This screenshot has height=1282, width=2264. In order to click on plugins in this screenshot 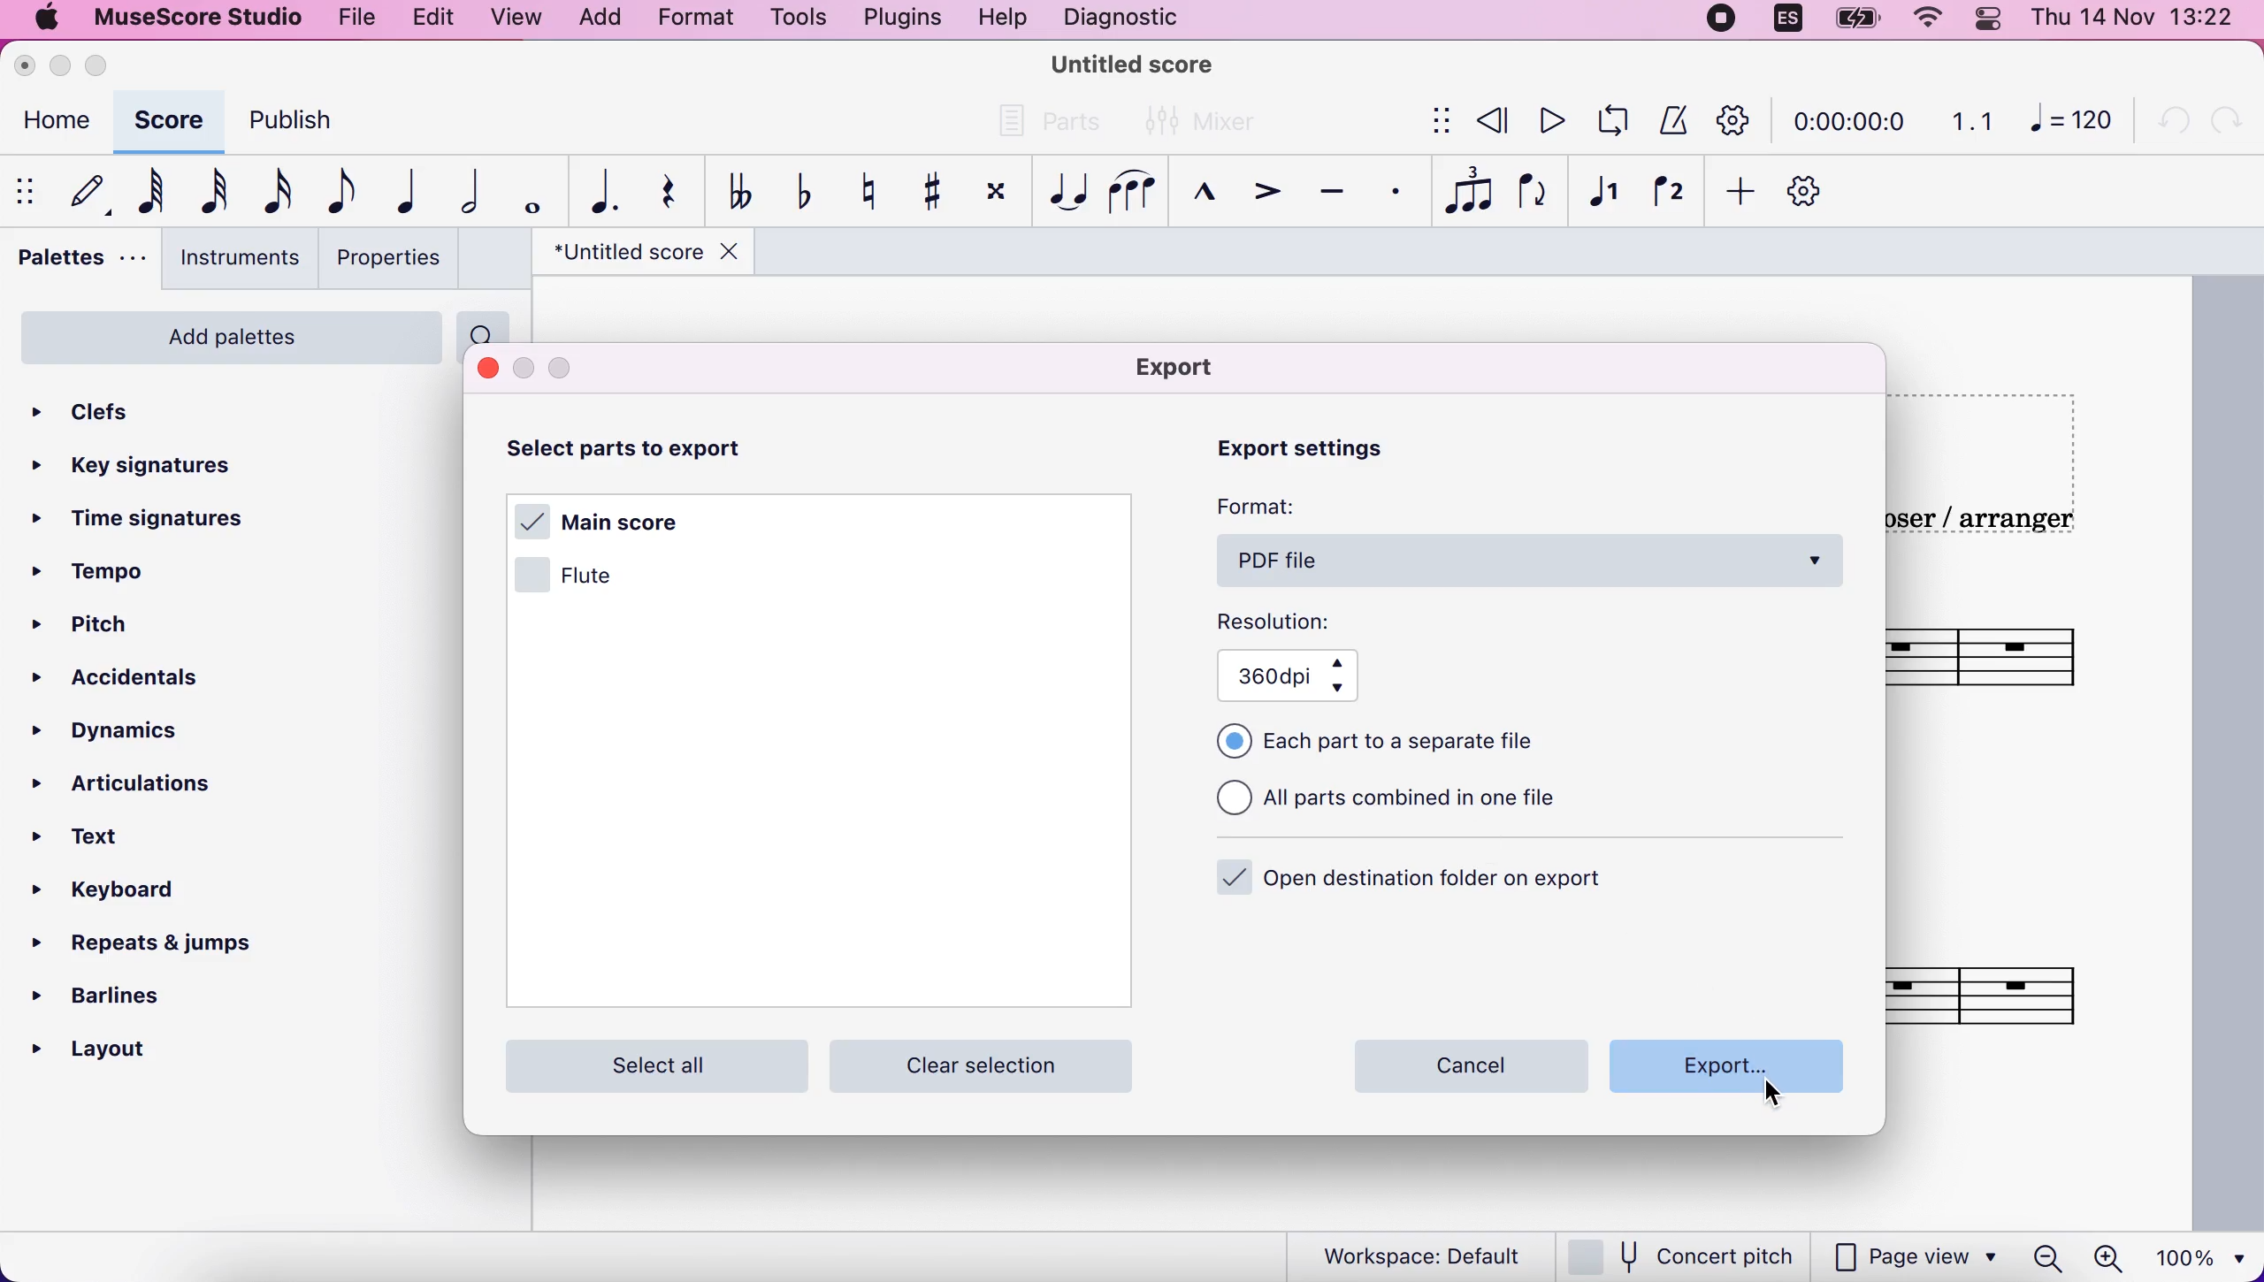, I will do `click(894, 19)`.